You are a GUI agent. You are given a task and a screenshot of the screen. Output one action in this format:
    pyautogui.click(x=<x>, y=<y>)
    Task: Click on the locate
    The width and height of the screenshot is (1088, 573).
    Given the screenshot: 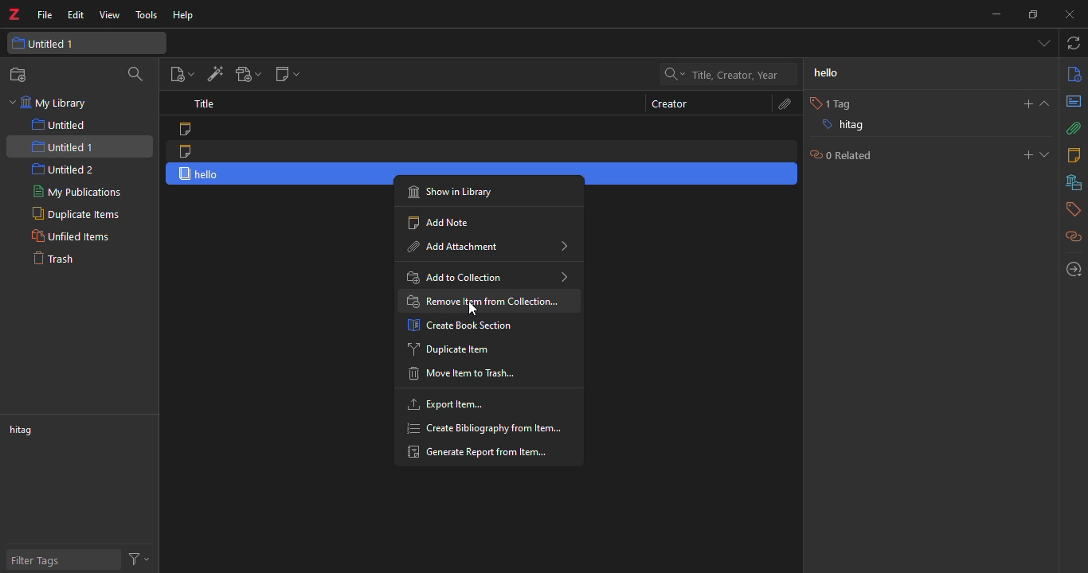 What is the action you would take?
    pyautogui.click(x=1070, y=270)
    